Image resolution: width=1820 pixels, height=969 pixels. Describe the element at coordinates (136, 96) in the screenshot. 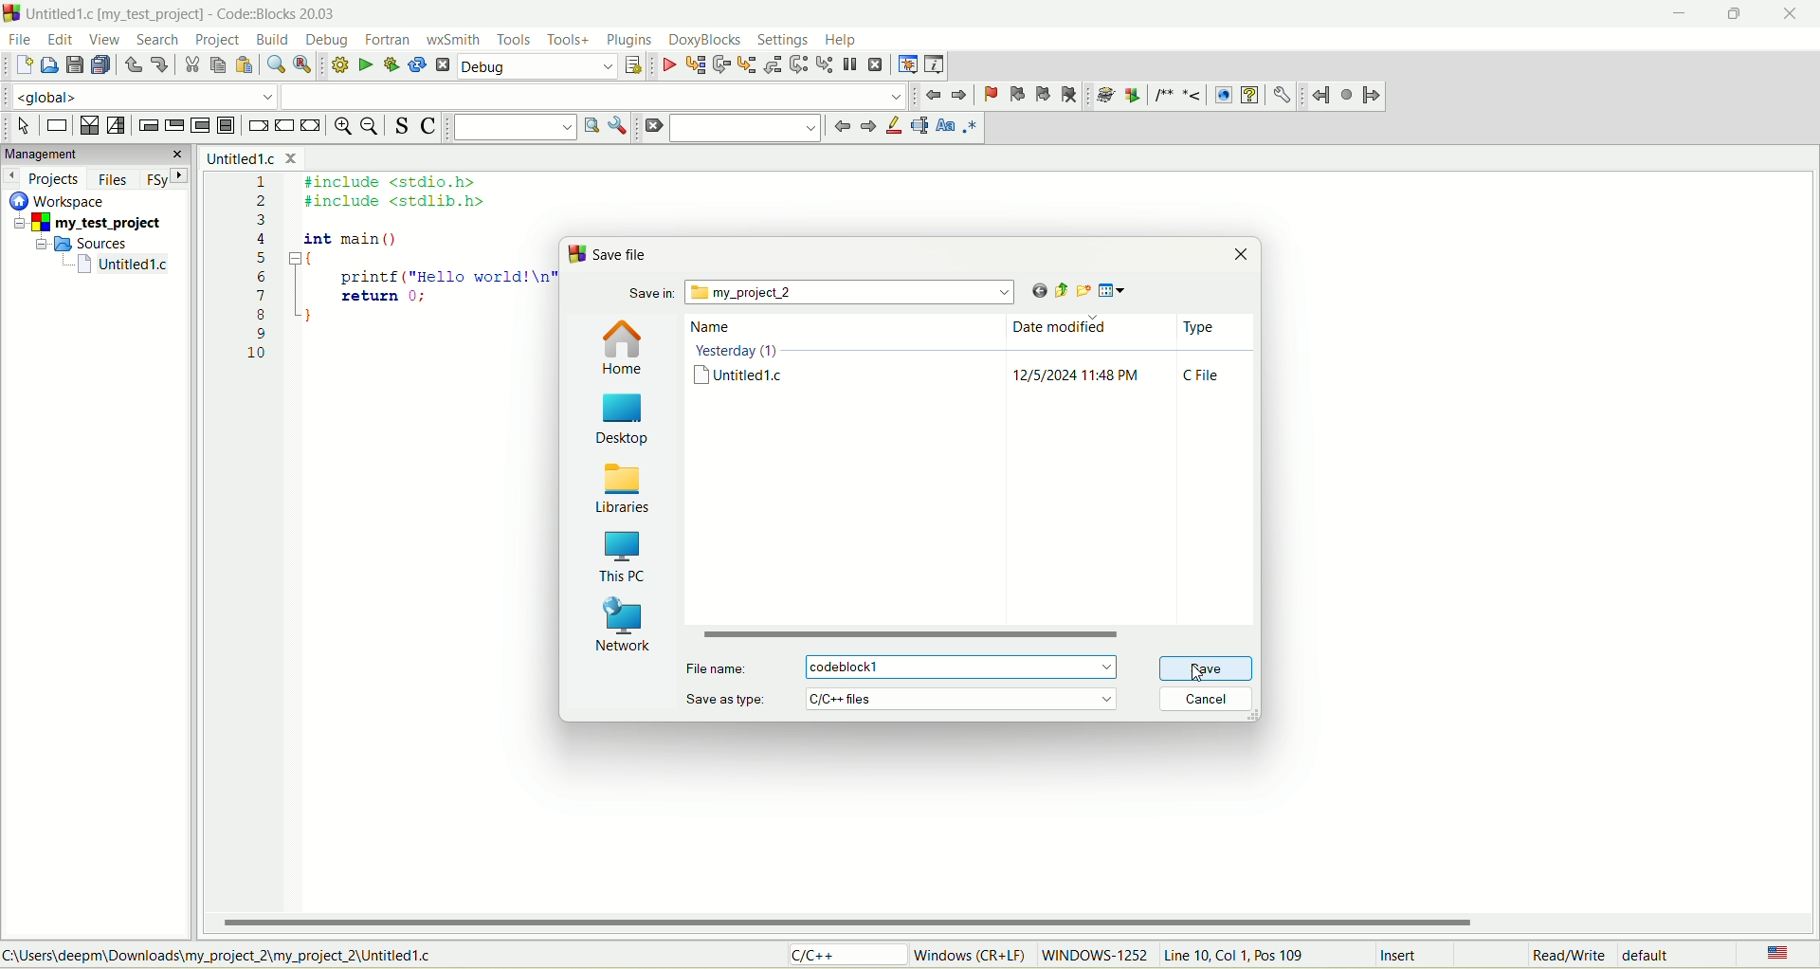

I see `global` at that location.